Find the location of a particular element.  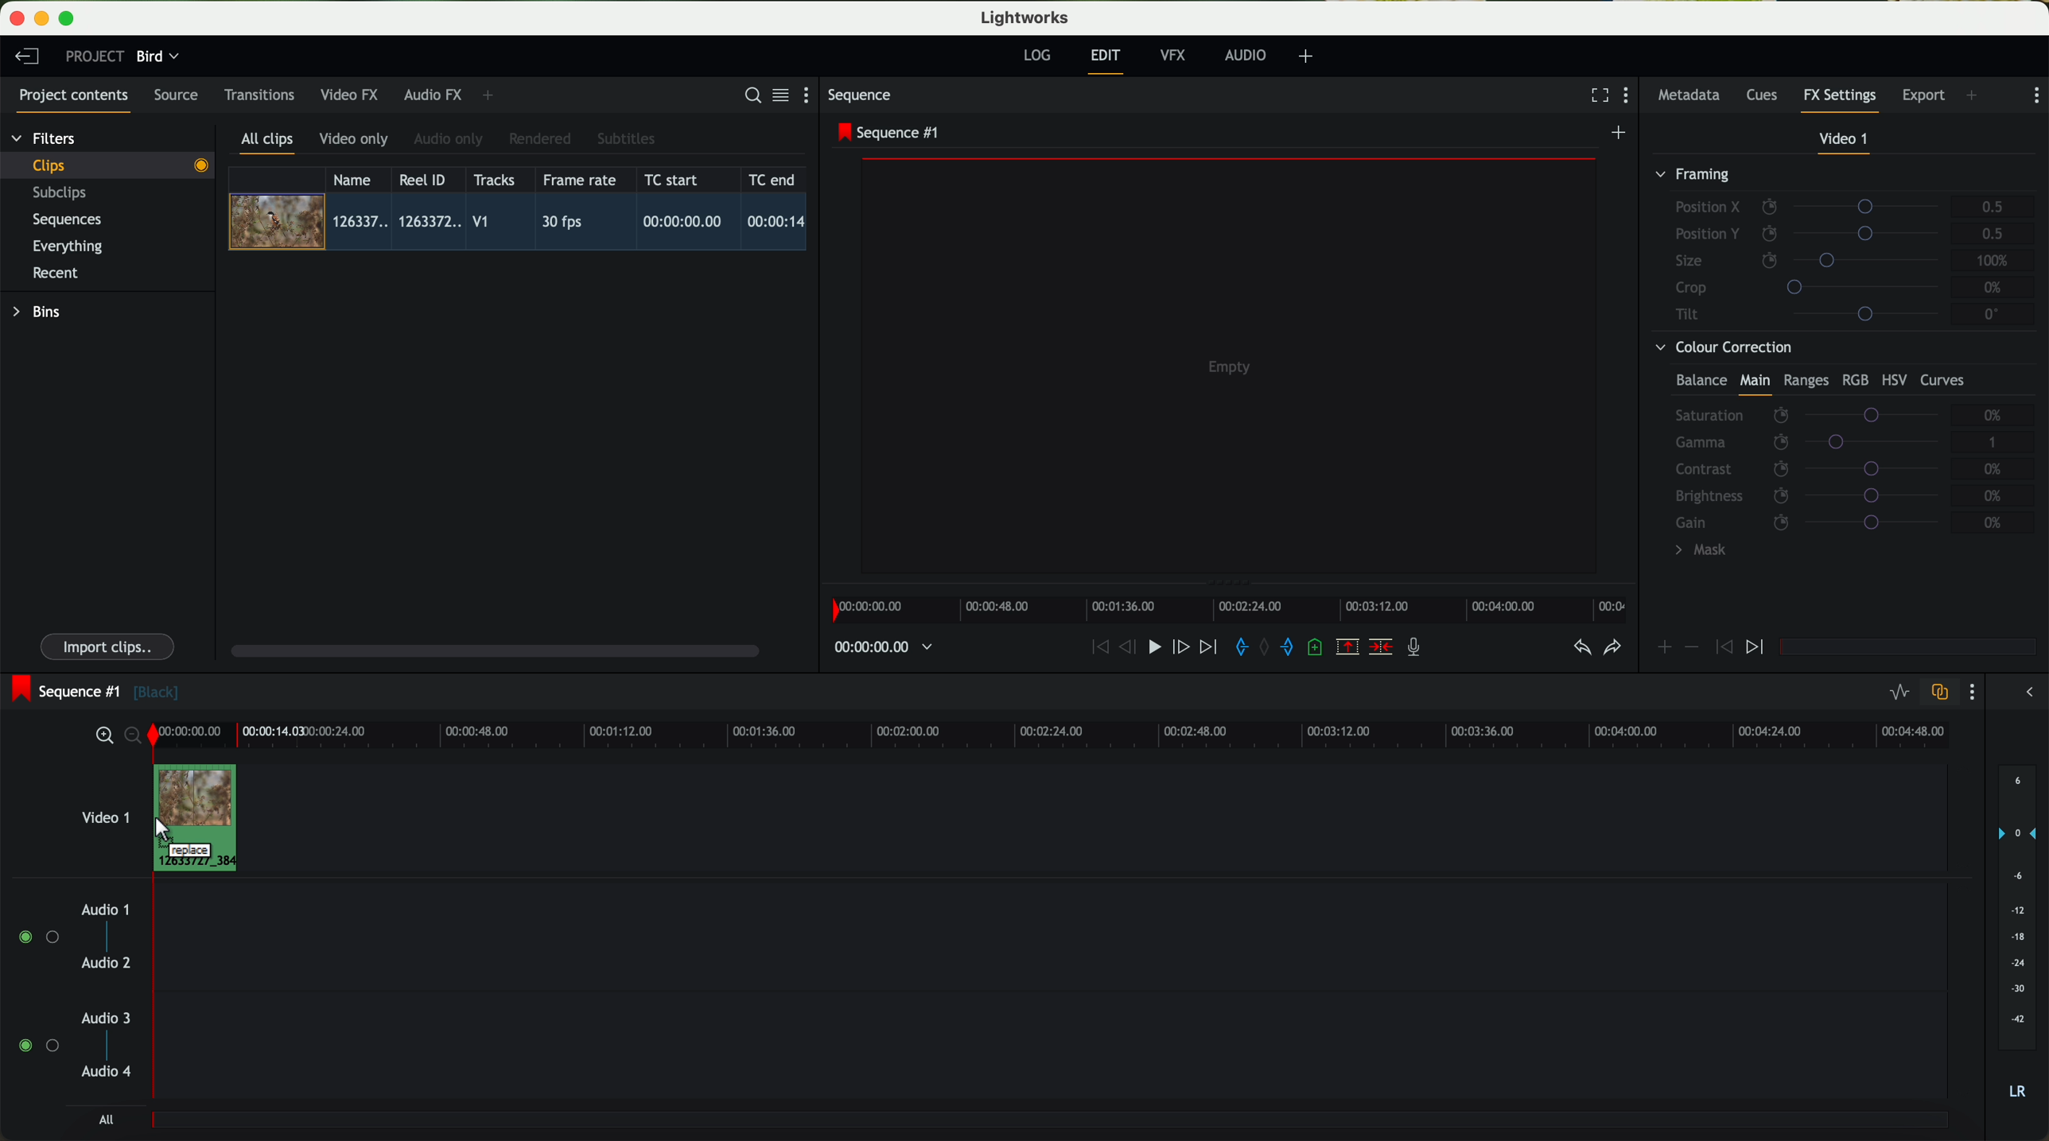

framing is located at coordinates (1693, 177).